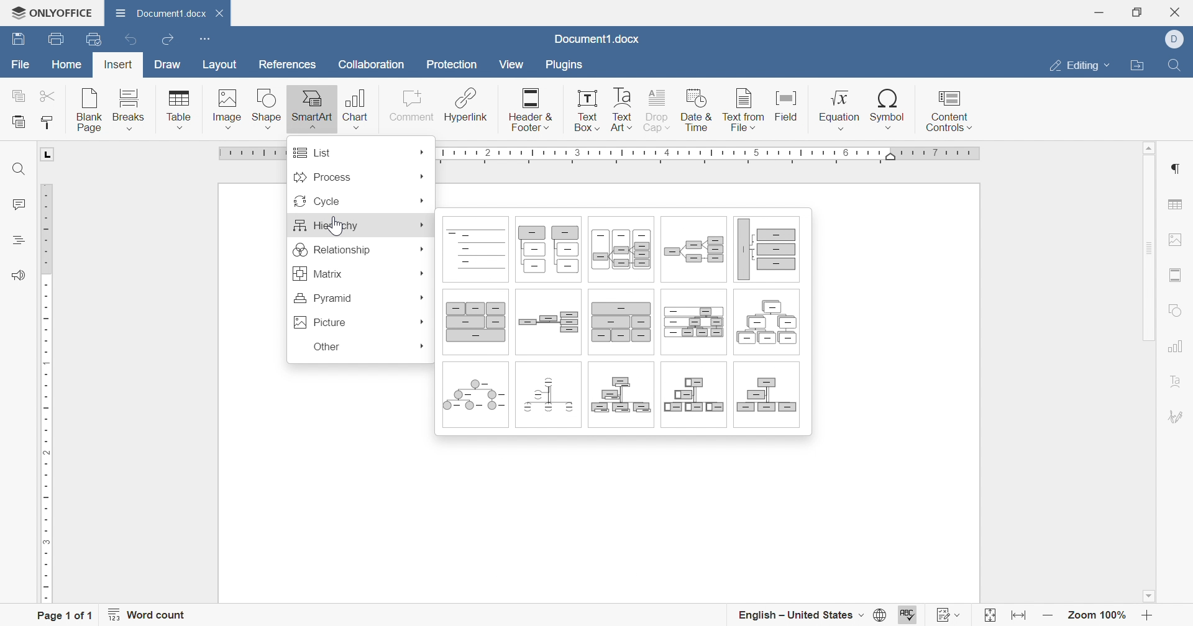 The width and height of the screenshot is (1193, 626). I want to click on Horizontal tabeled hierarchy , so click(617, 252).